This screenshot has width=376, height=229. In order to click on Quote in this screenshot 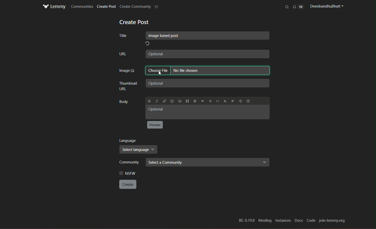, I will do `click(203, 100)`.